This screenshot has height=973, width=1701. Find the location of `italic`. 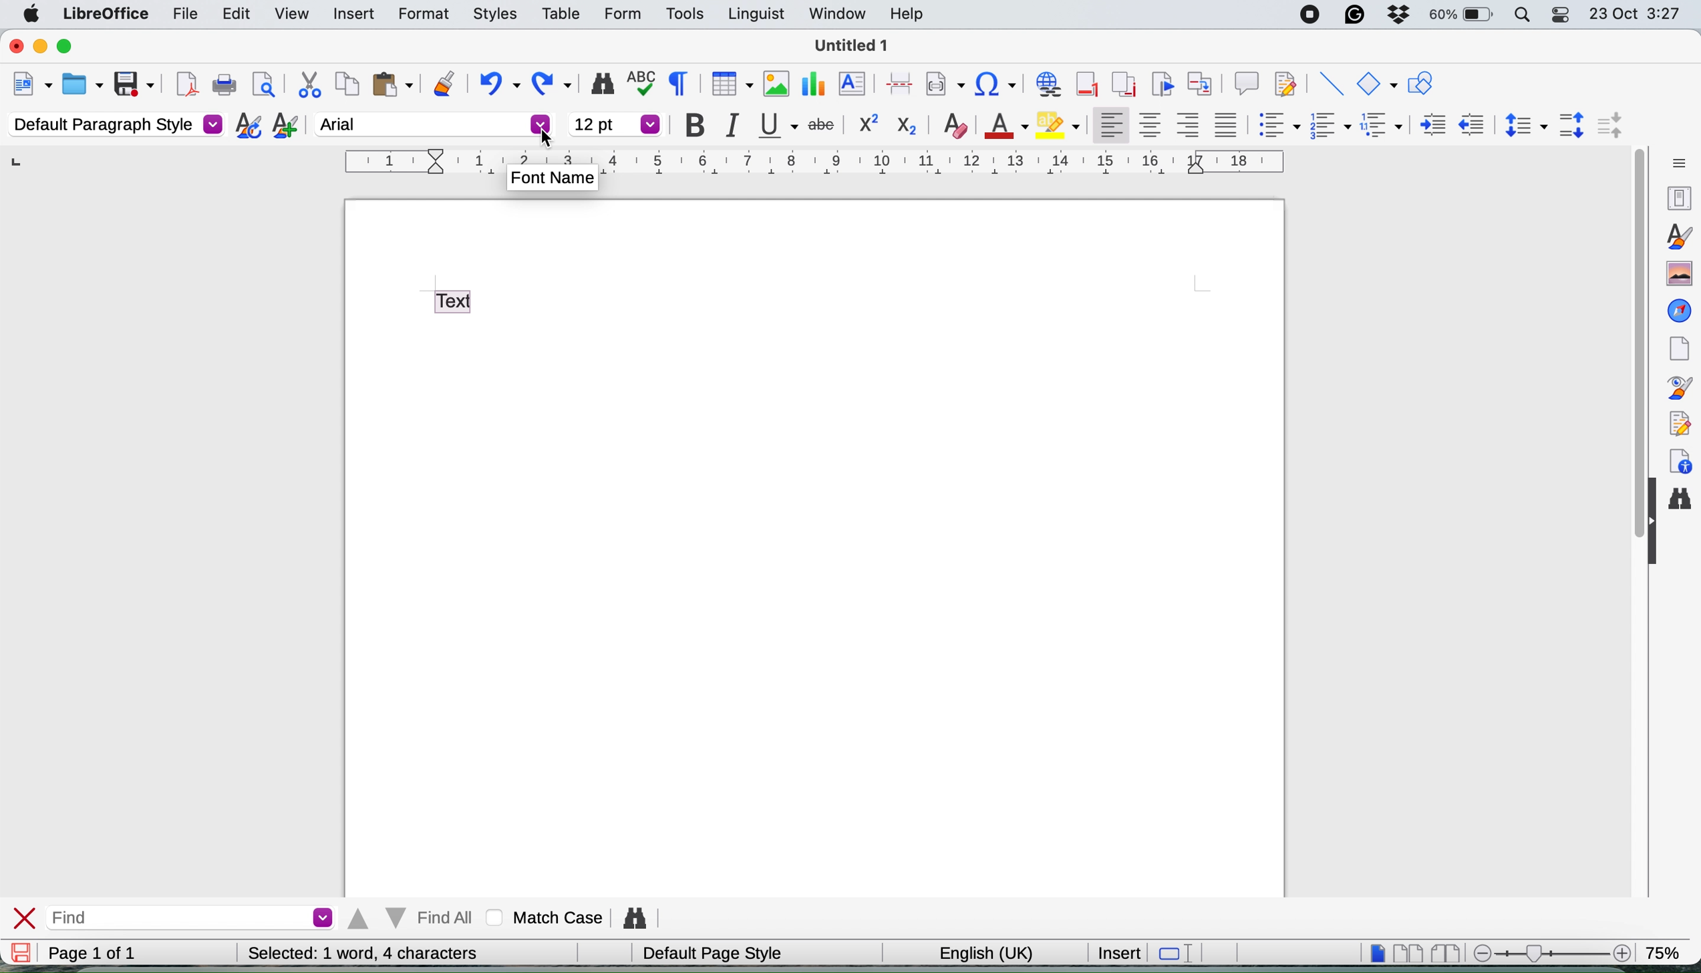

italic is located at coordinates (731, 125).